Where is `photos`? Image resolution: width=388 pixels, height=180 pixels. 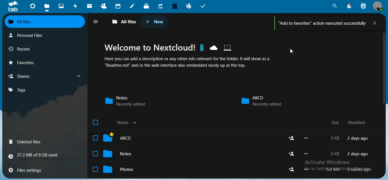
photos is located at coordinates (116, 169).